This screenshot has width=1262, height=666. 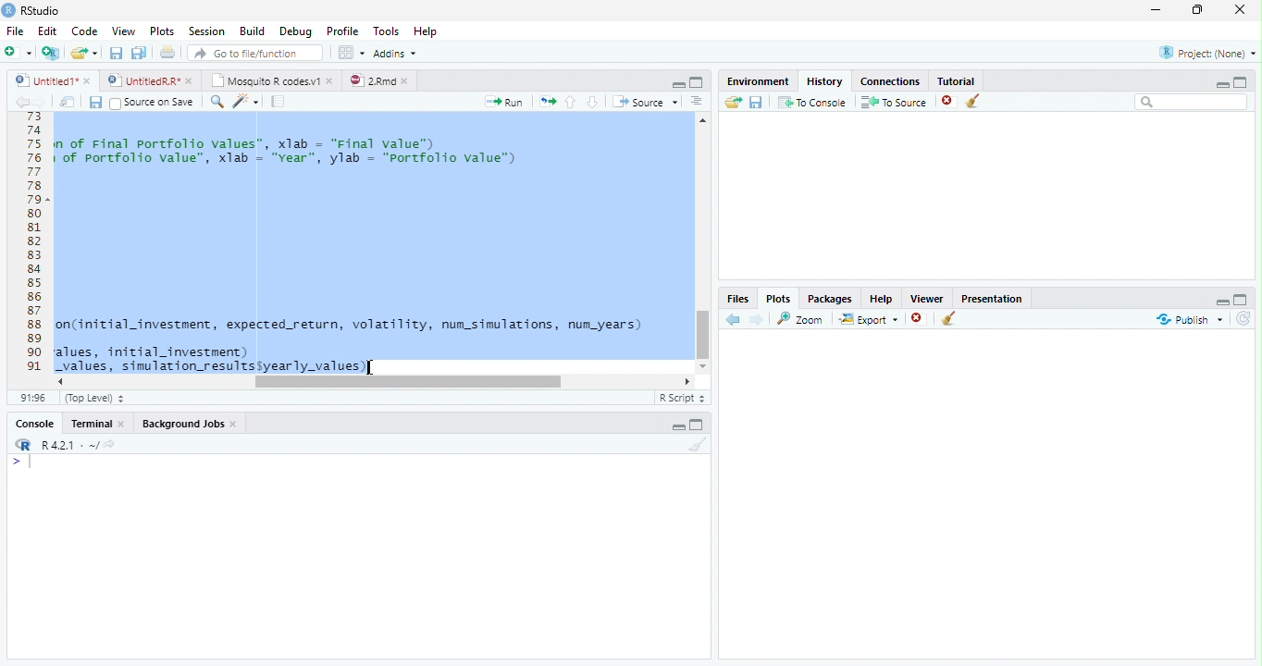 What do you see at coordinates (341, 31) in the screenshot?
I see `Profile` at bounding box center [341, 31].